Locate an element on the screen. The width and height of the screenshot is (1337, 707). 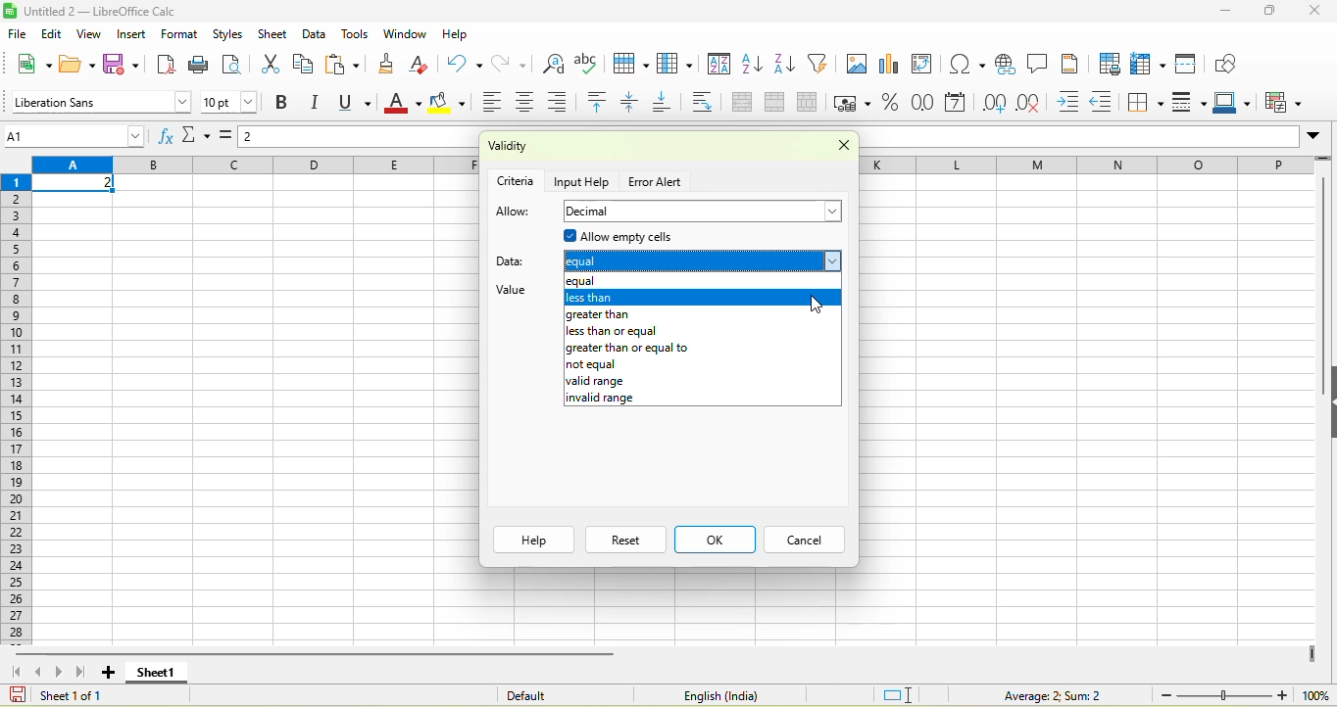
value is located at coordinates (521, 292).